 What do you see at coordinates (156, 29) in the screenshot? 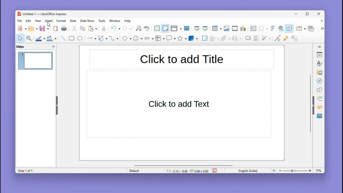
I see `display grid` at bounding box center [156, 29].